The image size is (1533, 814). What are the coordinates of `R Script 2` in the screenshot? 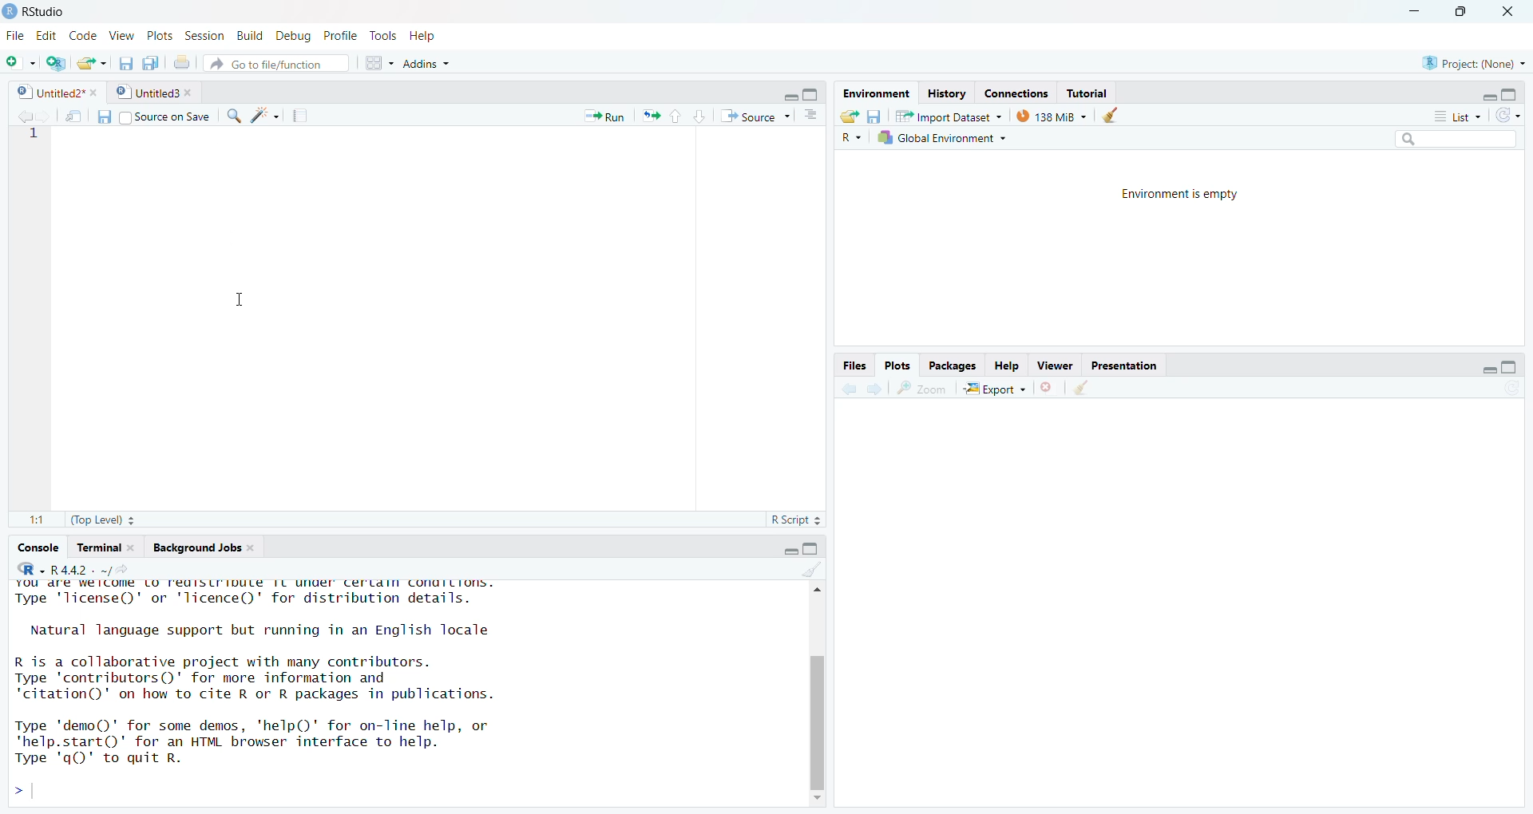 It's located at (786, 520).